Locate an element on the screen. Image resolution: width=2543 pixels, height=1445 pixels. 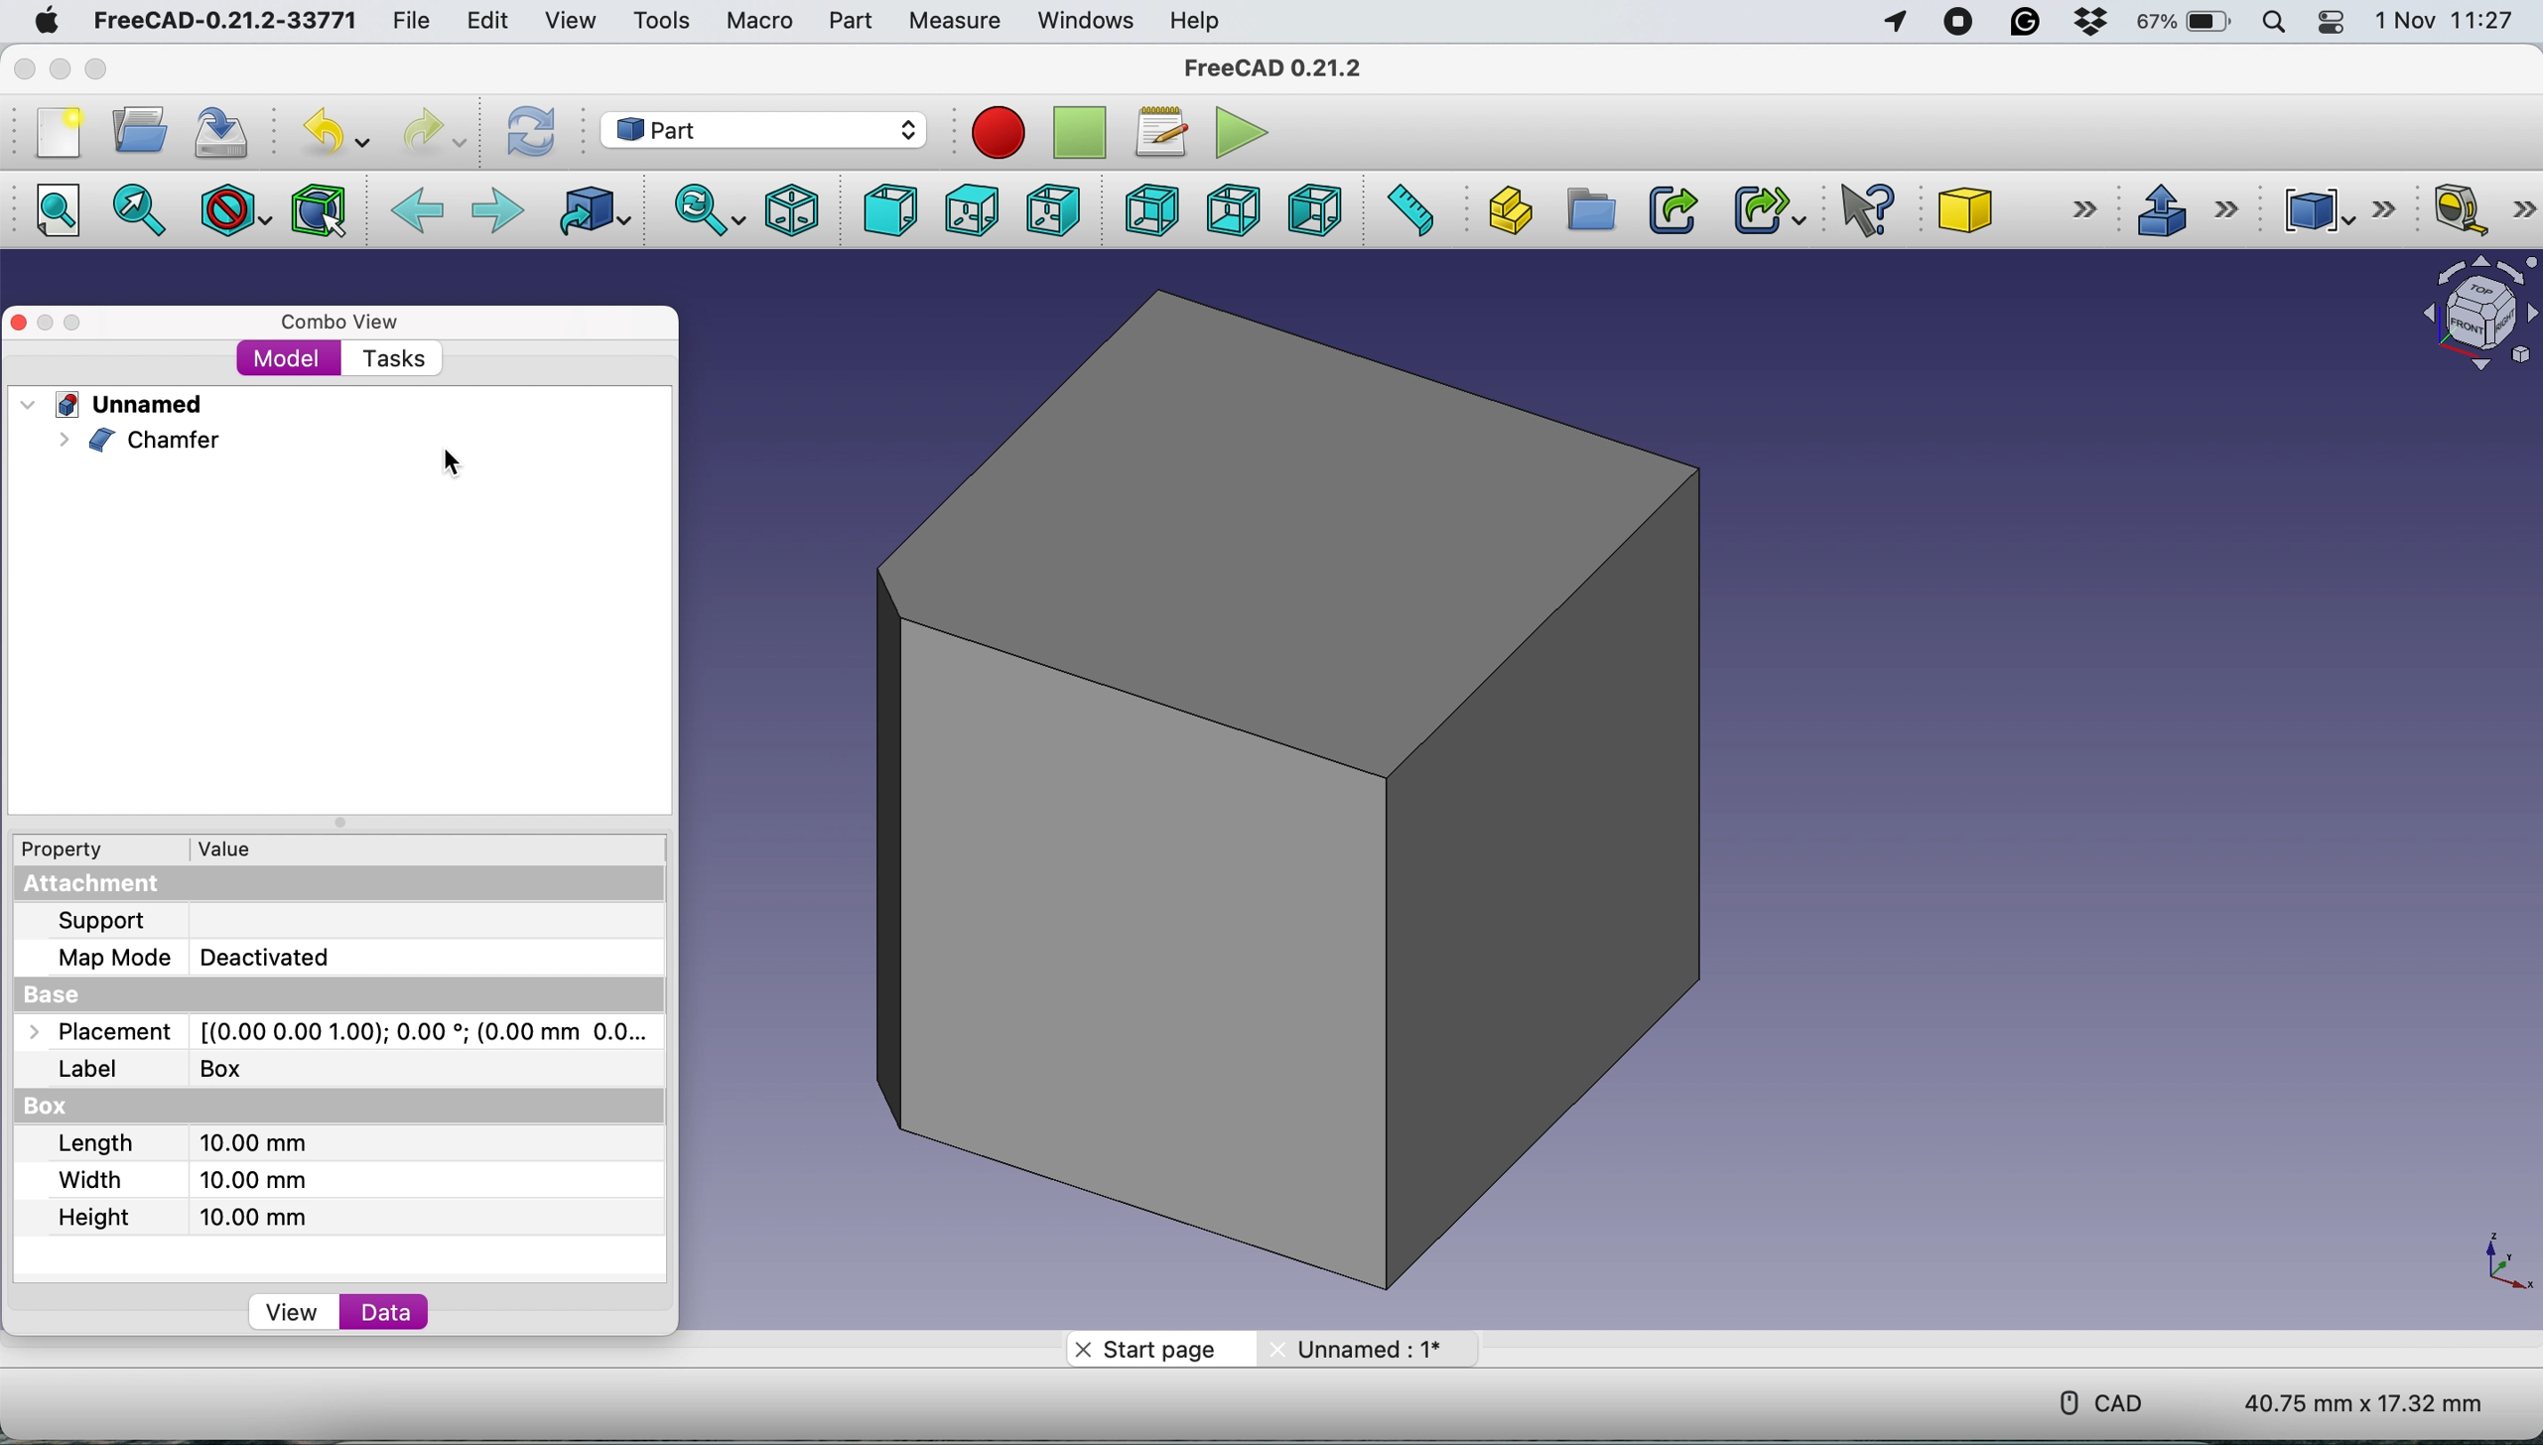
top is located at coordinates (969, 210).